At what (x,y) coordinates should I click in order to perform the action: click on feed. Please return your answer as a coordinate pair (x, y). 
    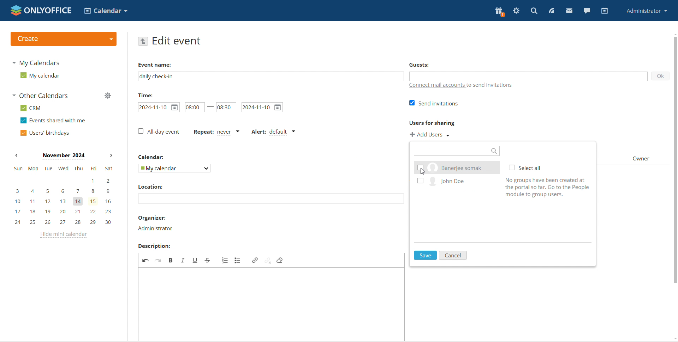
    Looking at the image, I should click on (551, 11).